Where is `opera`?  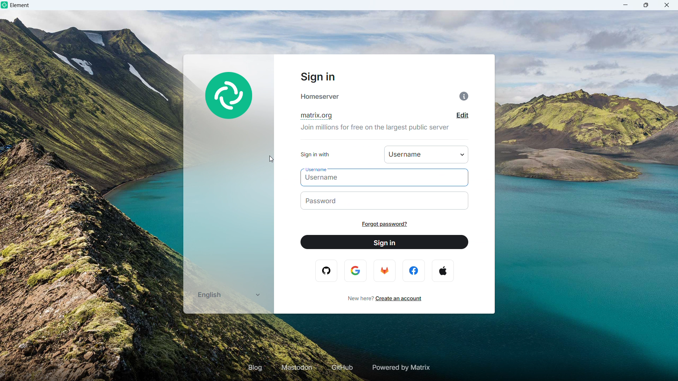 opera is located at coordinates (328, 271).